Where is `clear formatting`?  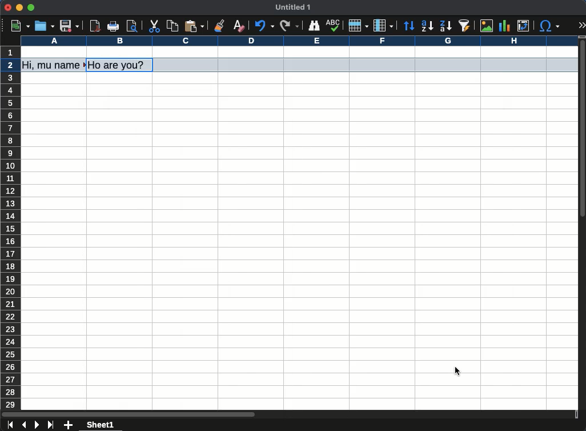
clear formatting is located at coordinates (240, 25).